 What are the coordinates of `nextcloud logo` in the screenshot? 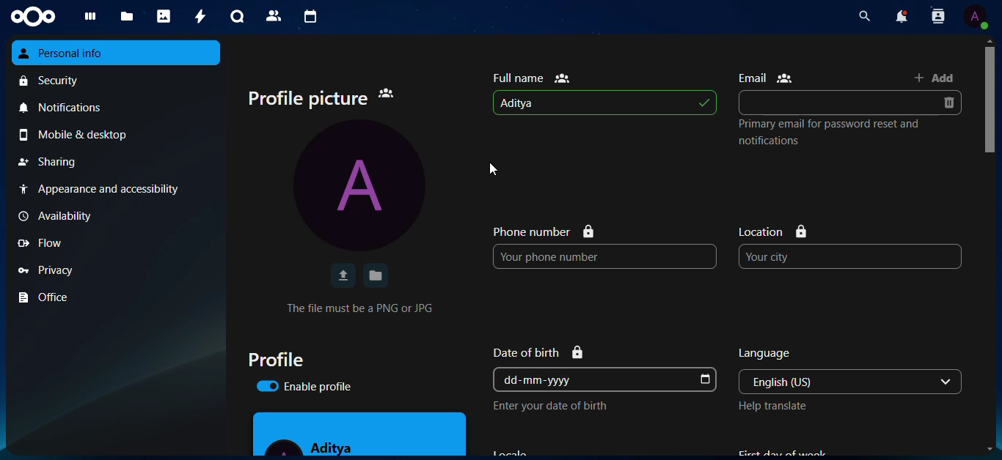 It's located at (33, 17).